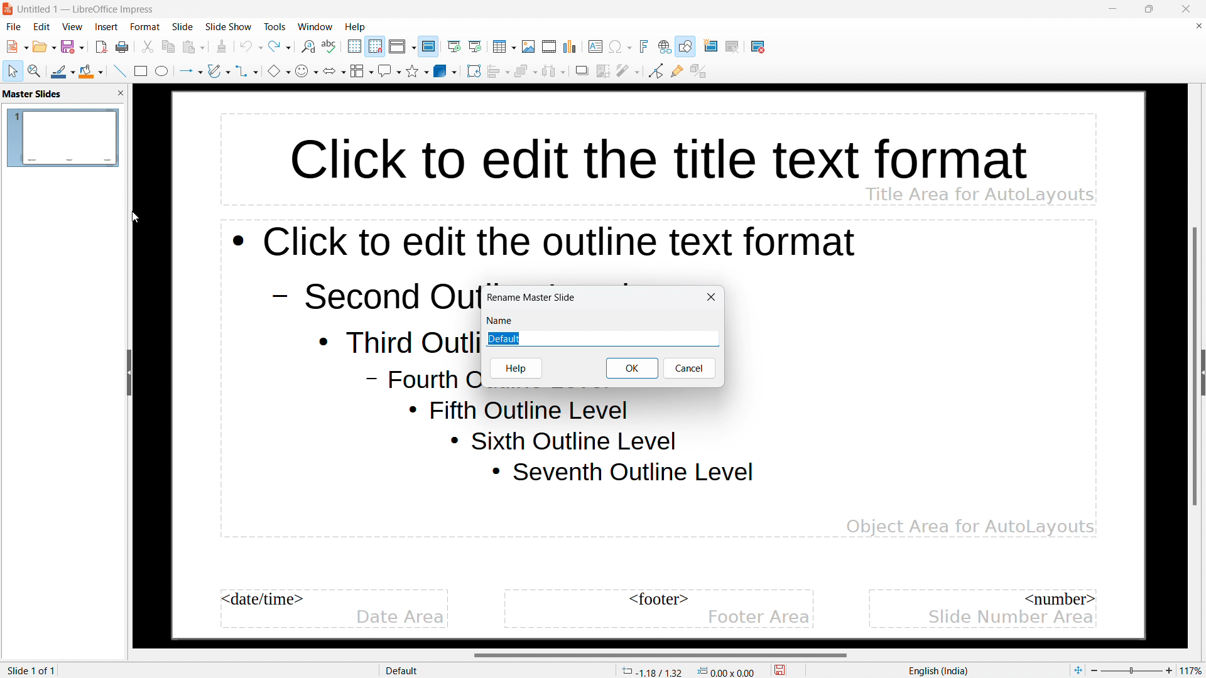 Image resolution: width=1206 pixels, height=678 pixels. I want to click on insert audio or video, so click(550, 47).